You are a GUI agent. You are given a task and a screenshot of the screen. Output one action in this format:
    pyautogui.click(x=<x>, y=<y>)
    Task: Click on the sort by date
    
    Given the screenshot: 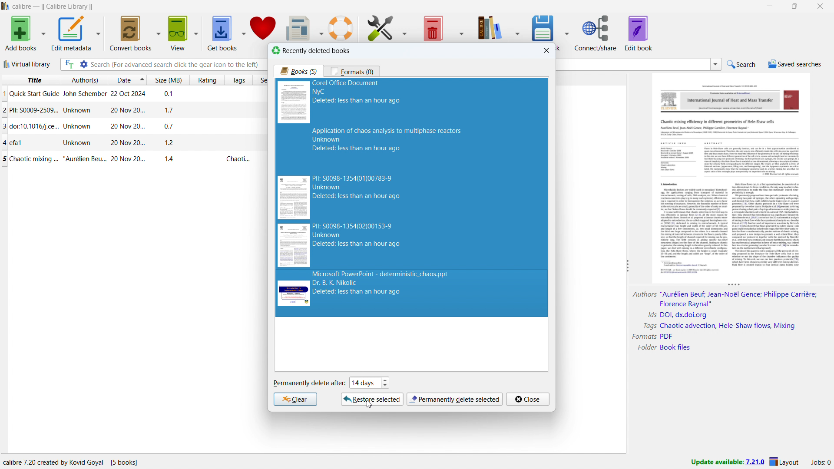 What is the action you would take?
    pyautogui.click(x=122, y=79)
    